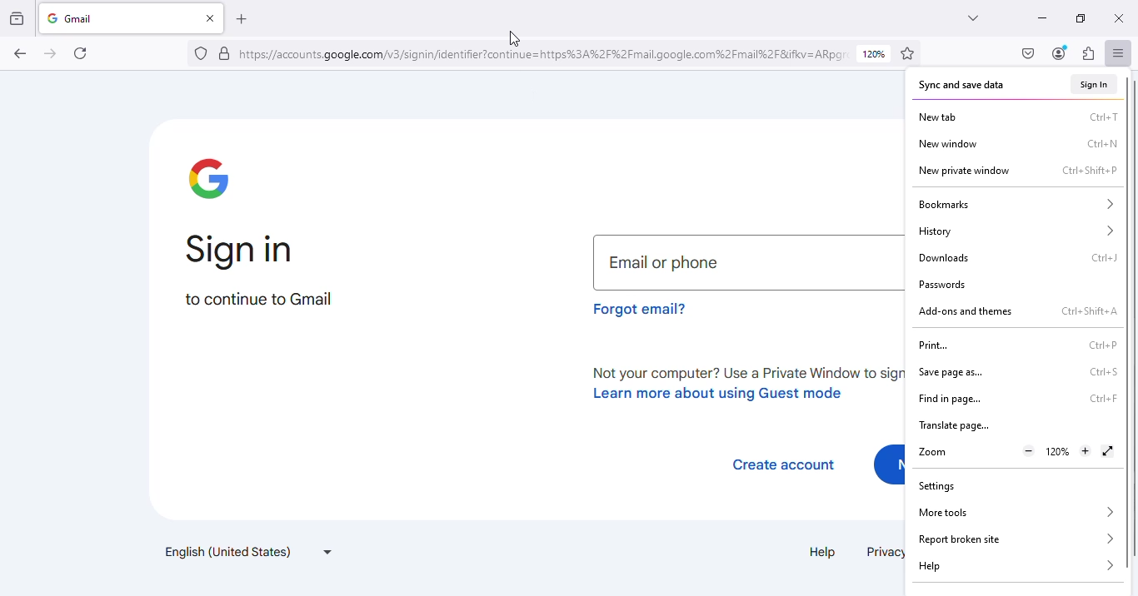 This screenshot has width=1138, height=596. What do you see at coordinates (1081, 18) in the screenshot?
I see `maximize` at bounding box center [1081, 18].